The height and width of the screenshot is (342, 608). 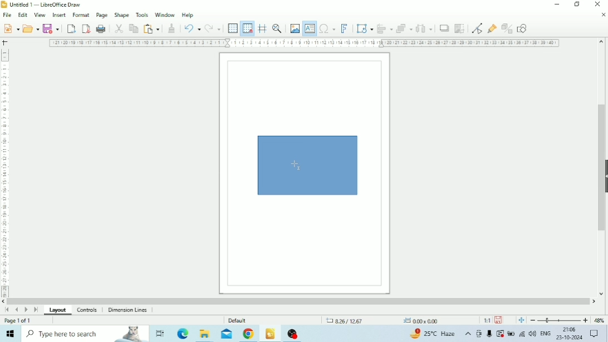 What do you see at coordinates (546, 333) in the screenshot?
I see `Language` at bounding box center [546, 333].